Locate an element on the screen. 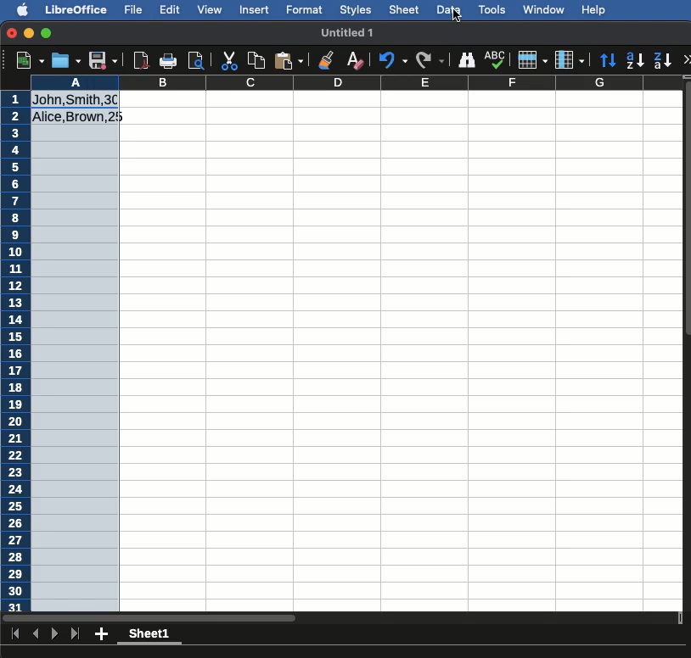 The width and height of the screenshot is (691, 658). cursor is located at coordinates (455, 17).